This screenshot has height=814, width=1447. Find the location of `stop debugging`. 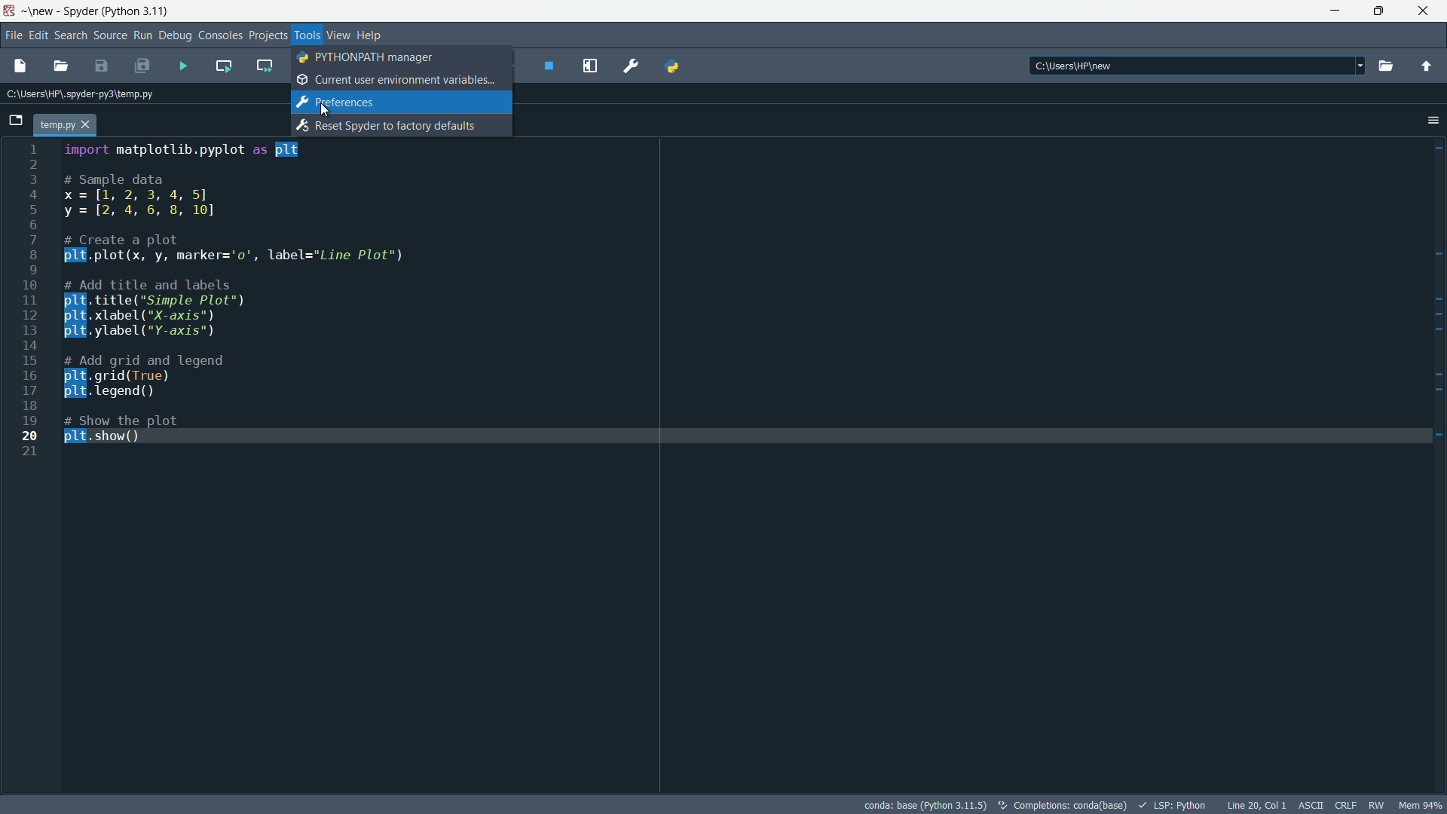

stop debugging is located at coordinates (549, 66).